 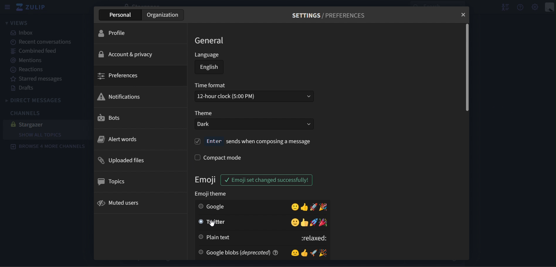 I want to click on cursor, so click(x=212, y=225).